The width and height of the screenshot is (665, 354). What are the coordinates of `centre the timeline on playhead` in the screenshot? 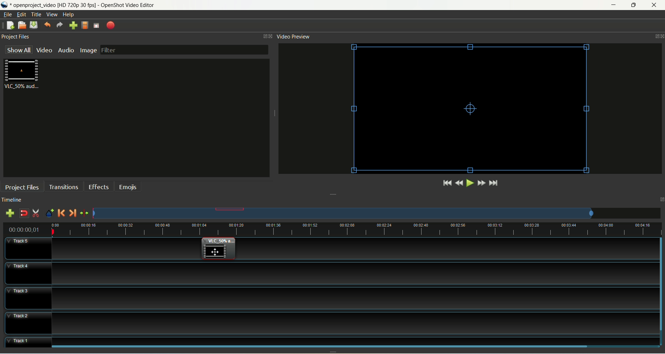 It's located at (84, 213).